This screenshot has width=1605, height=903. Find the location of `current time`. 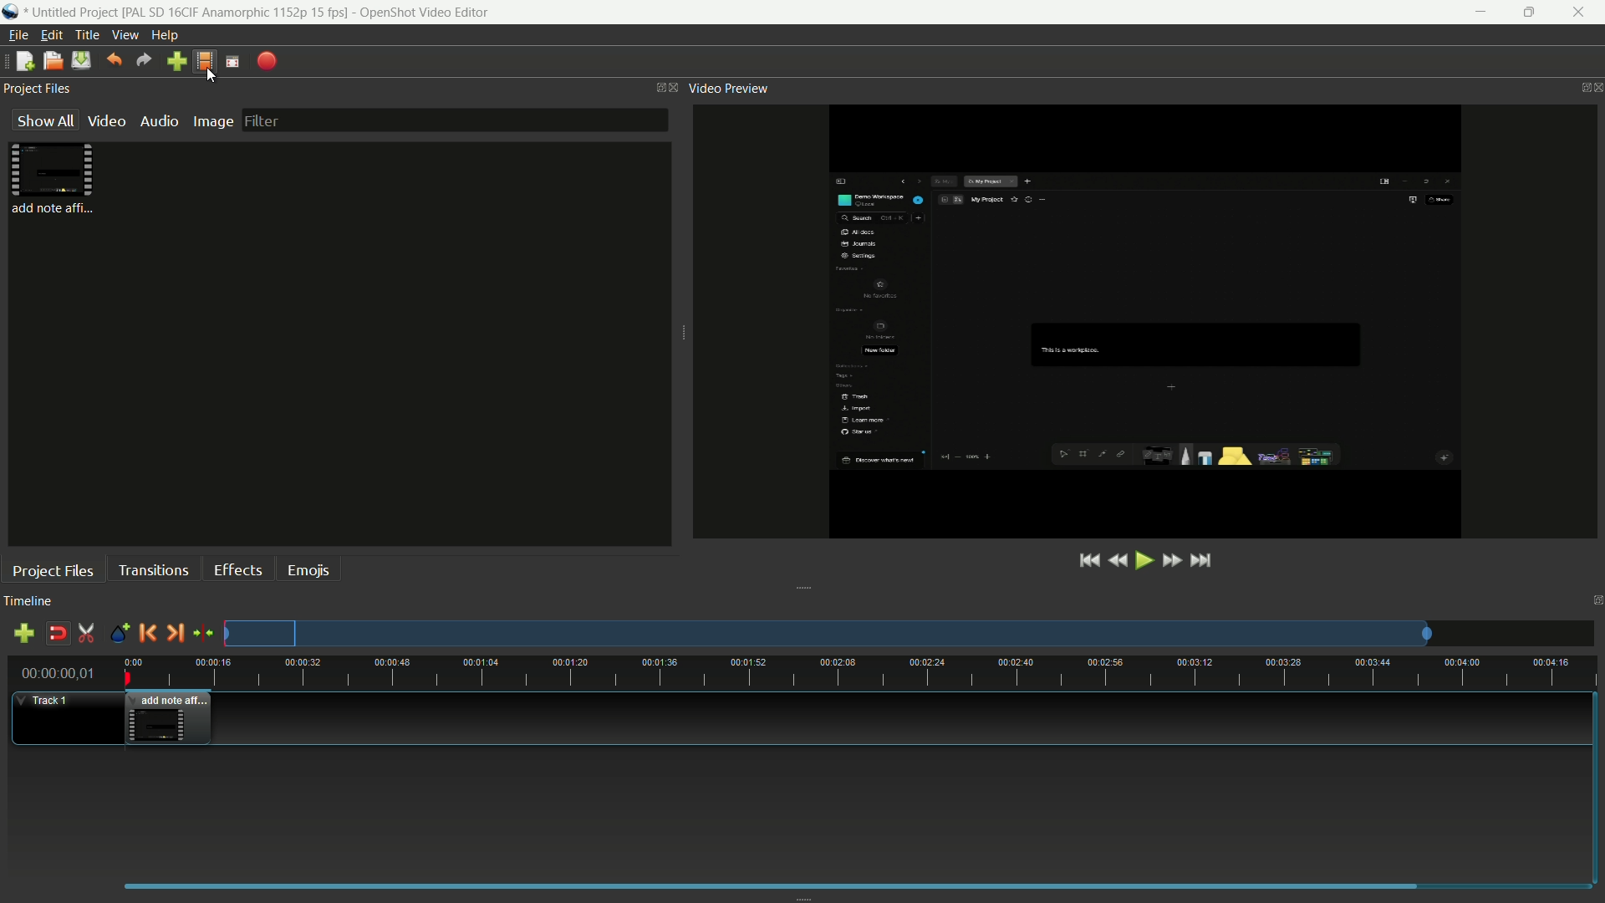

current time is located at coordinates (54, 675).